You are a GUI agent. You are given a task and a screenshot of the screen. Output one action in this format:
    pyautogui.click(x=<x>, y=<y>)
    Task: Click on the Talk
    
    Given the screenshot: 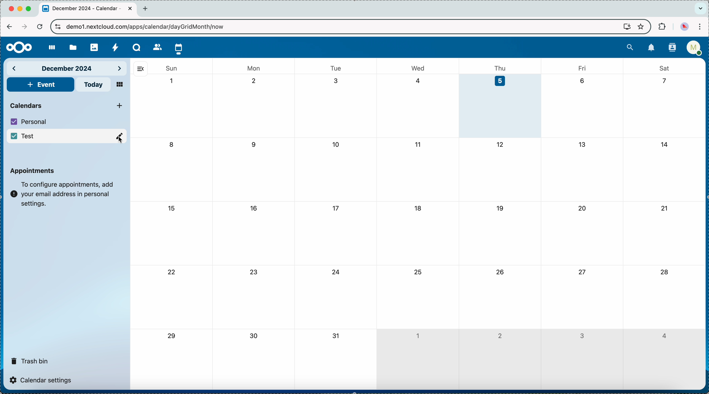 What is the action you would take?
    pyautogui.click(x=137, y=47)
    